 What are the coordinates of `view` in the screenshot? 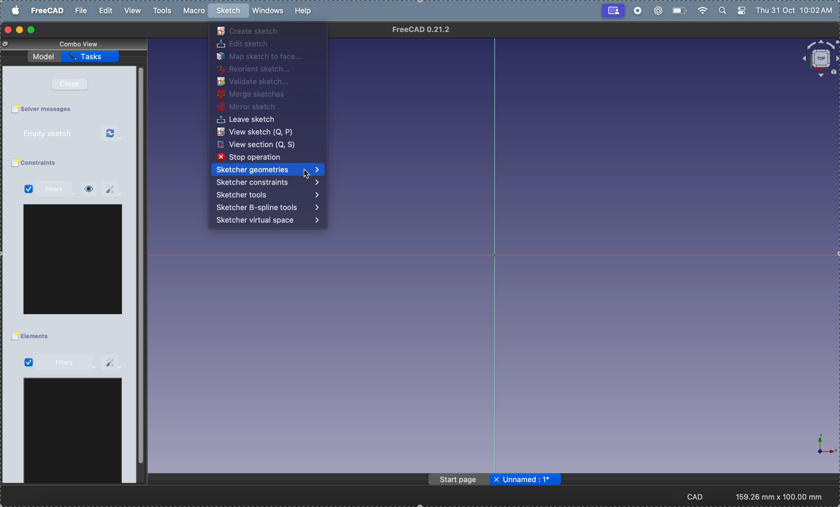 It's located at (132, 11).